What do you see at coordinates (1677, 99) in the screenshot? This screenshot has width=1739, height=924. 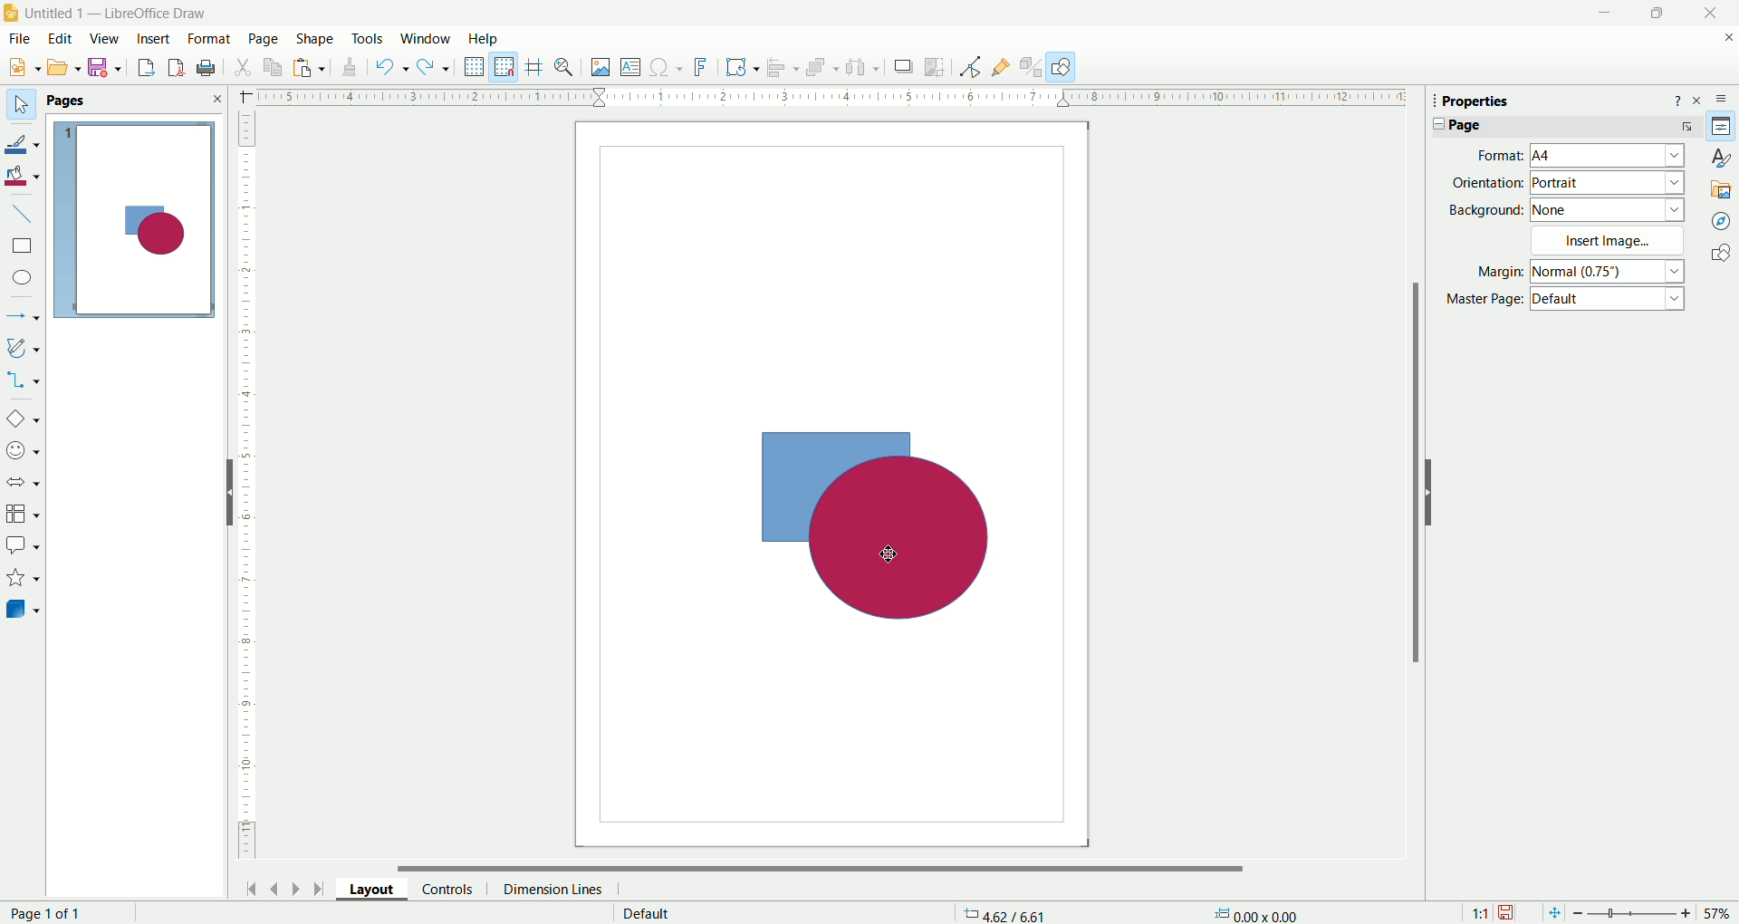 I see `help` at bounding box center [1677, 99].